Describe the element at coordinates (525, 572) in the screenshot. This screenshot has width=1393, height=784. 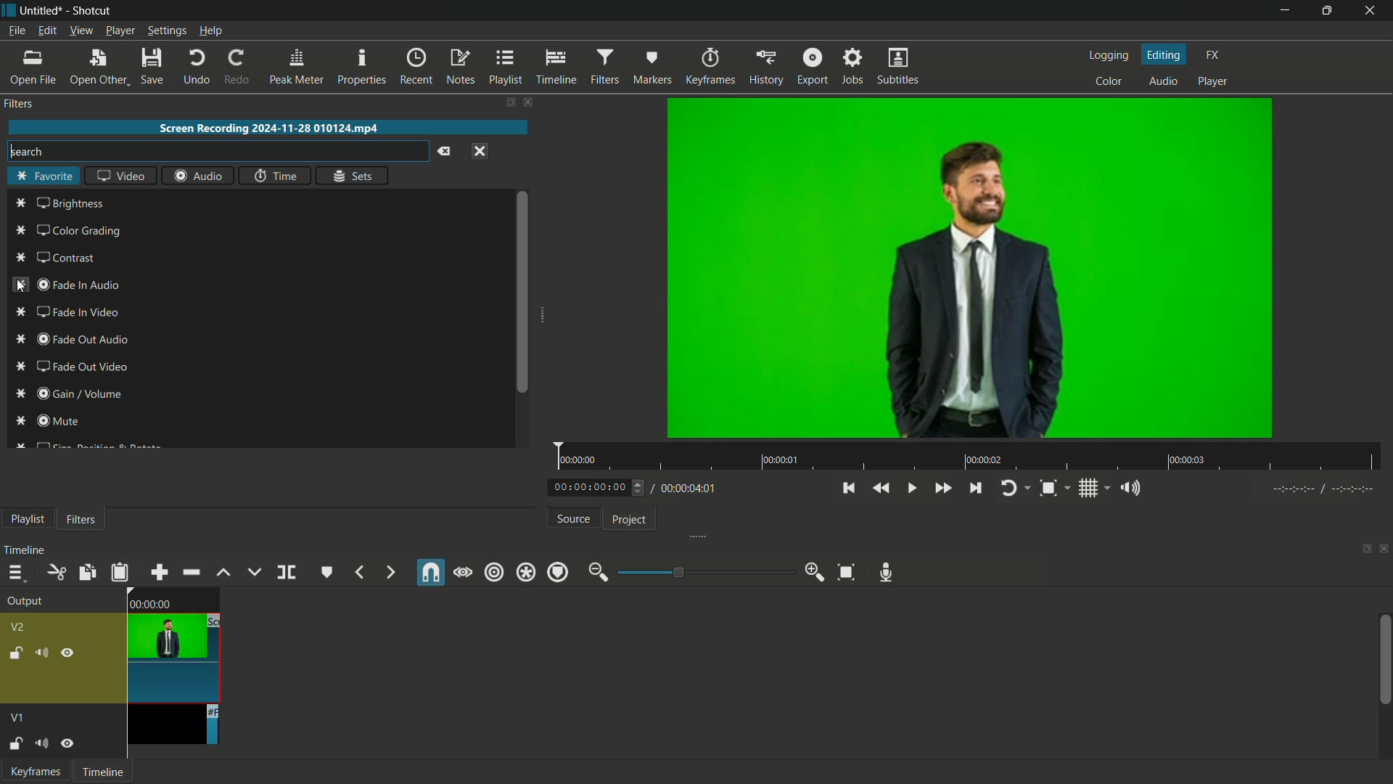
I see `ripple all tracks` at that location.